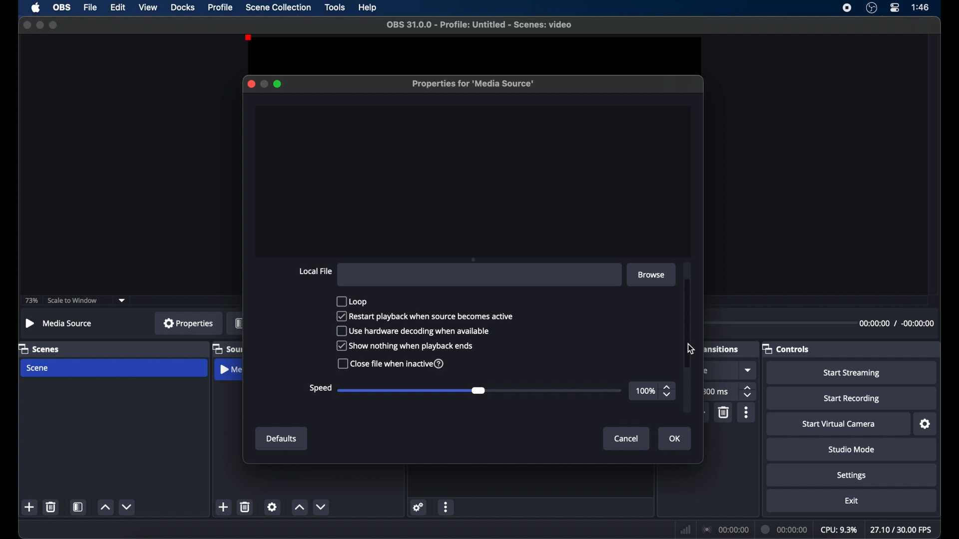 The width and height of the screenshot is (959, 539). What do you see at coordinates (852, 501) in the screenshot?
I see `exit` at bounding box center [852, 501].